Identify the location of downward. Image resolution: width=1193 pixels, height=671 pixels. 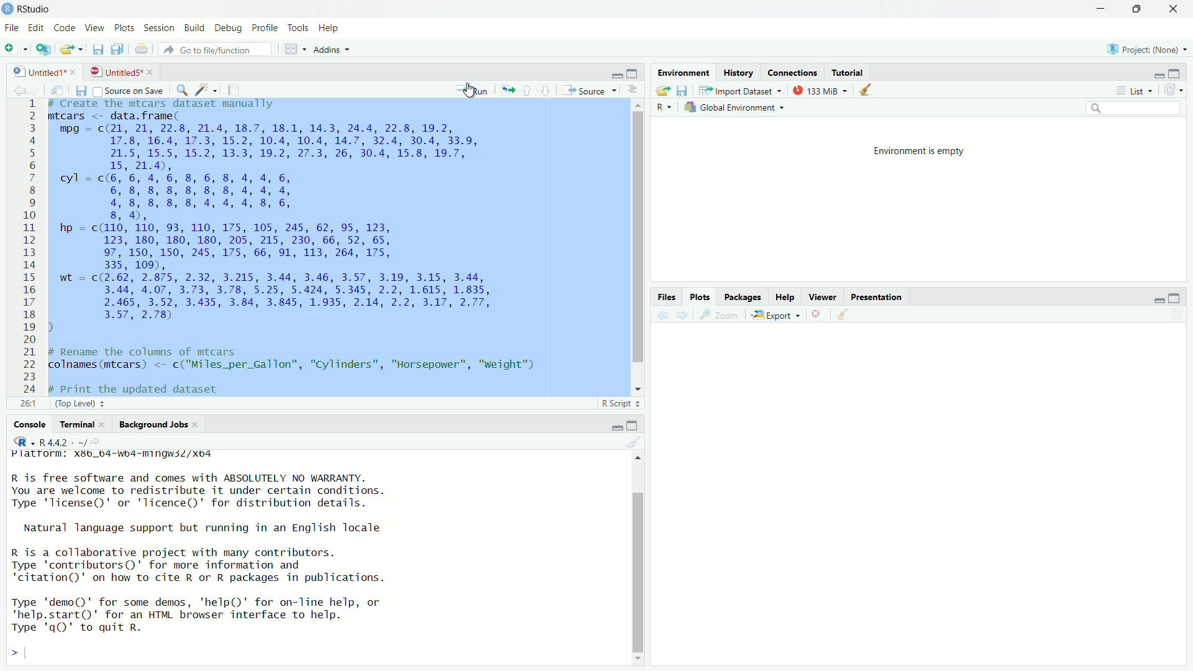
(547, 87).